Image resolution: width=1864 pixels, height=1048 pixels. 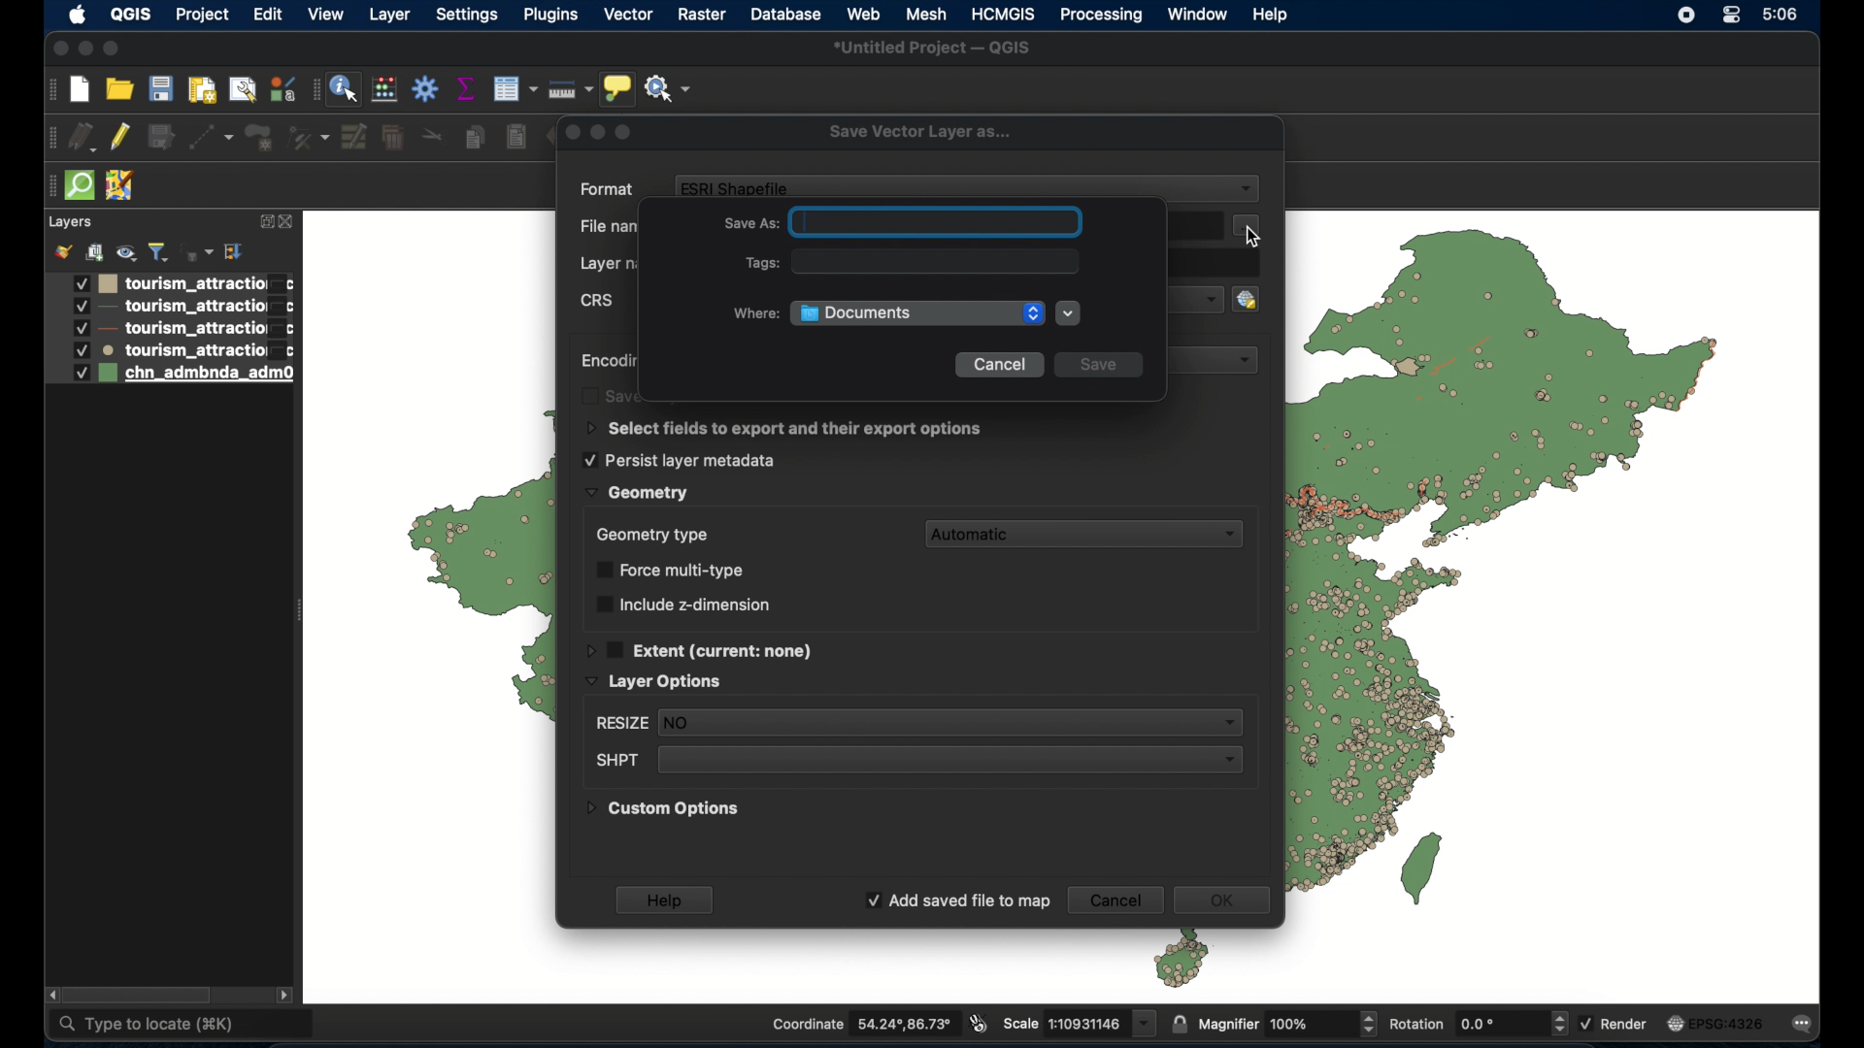 I want to click on close, so click(x=57, y=49).